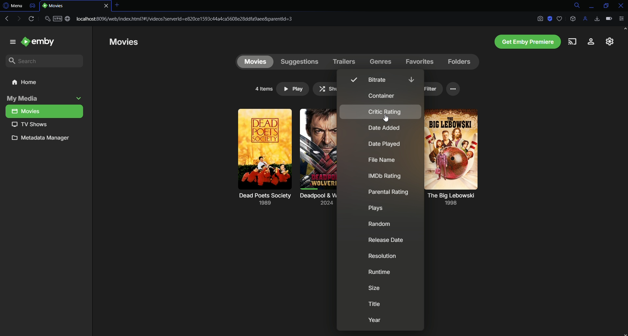  Describe the element at coordinates (380, 96) in the screenshot. I see `Container` at that location.